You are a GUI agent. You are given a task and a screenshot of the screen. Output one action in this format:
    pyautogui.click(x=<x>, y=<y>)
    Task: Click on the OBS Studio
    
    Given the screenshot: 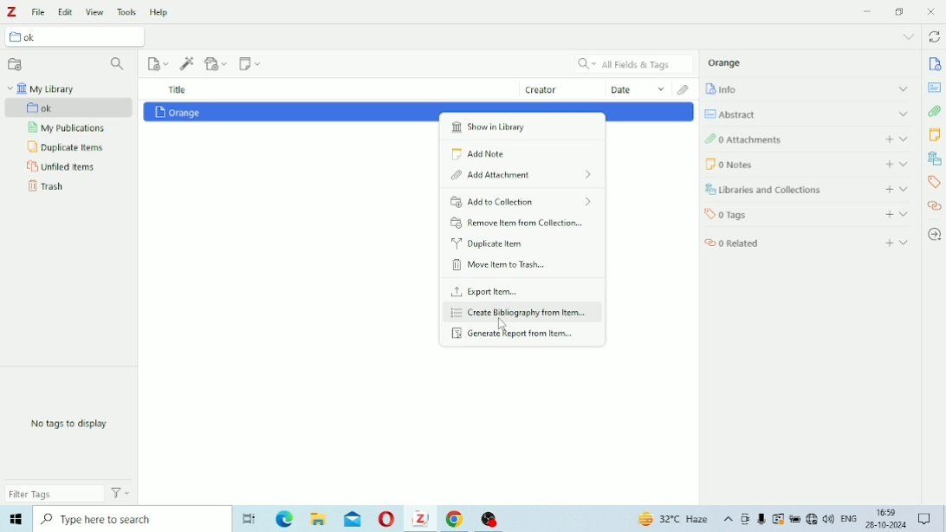 What is the action you would take?
    pyautogui.click(x=490, y=520)
    